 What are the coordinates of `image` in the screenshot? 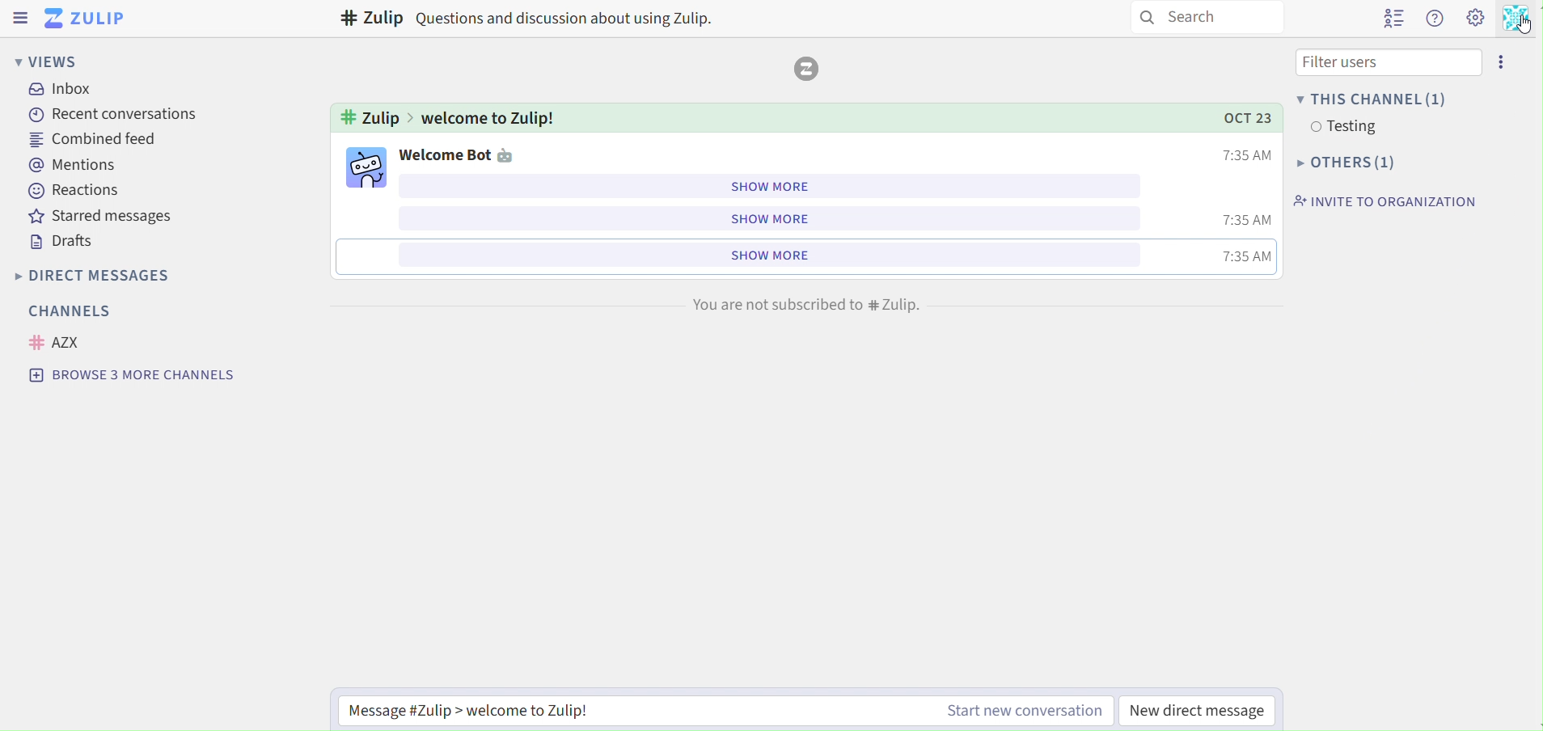 It's located at (809, 69).